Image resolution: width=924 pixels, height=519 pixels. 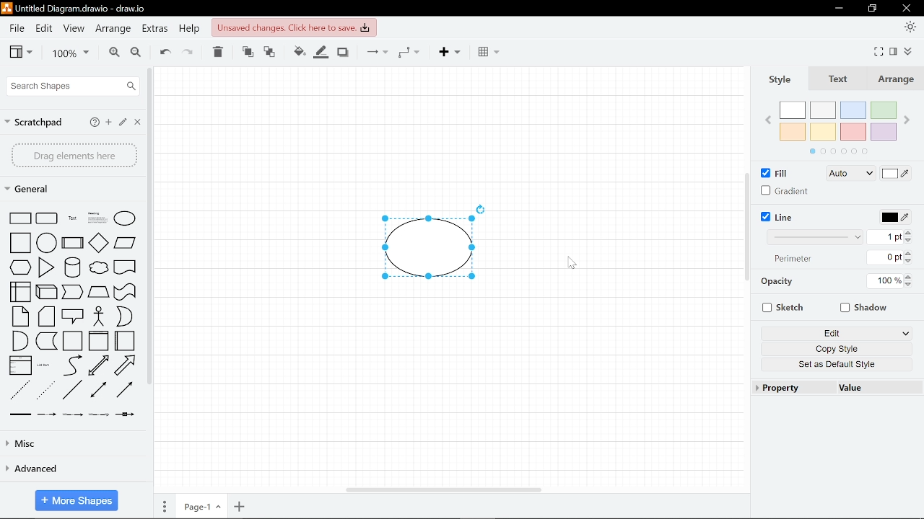 What do you see at coordinates (47, 242) in the screenshot?
I see `circle` at bounding box center [47, 242].